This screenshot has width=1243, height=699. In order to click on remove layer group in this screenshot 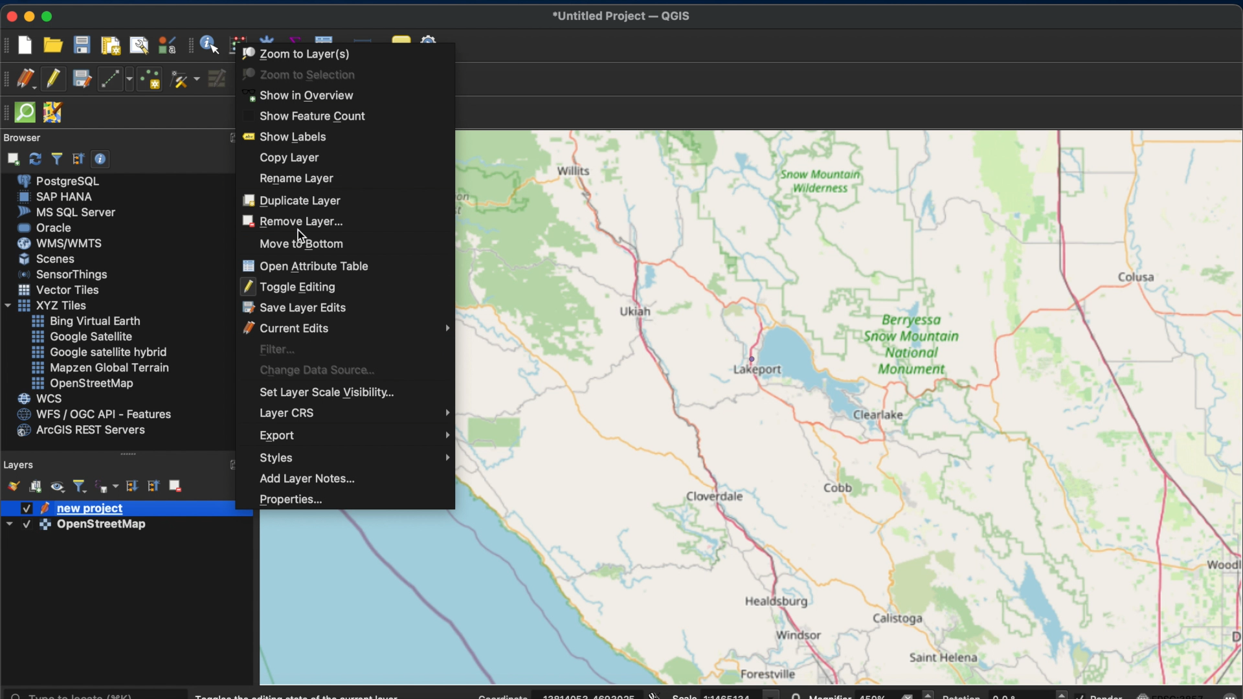, I will do `click(175, 485)`.